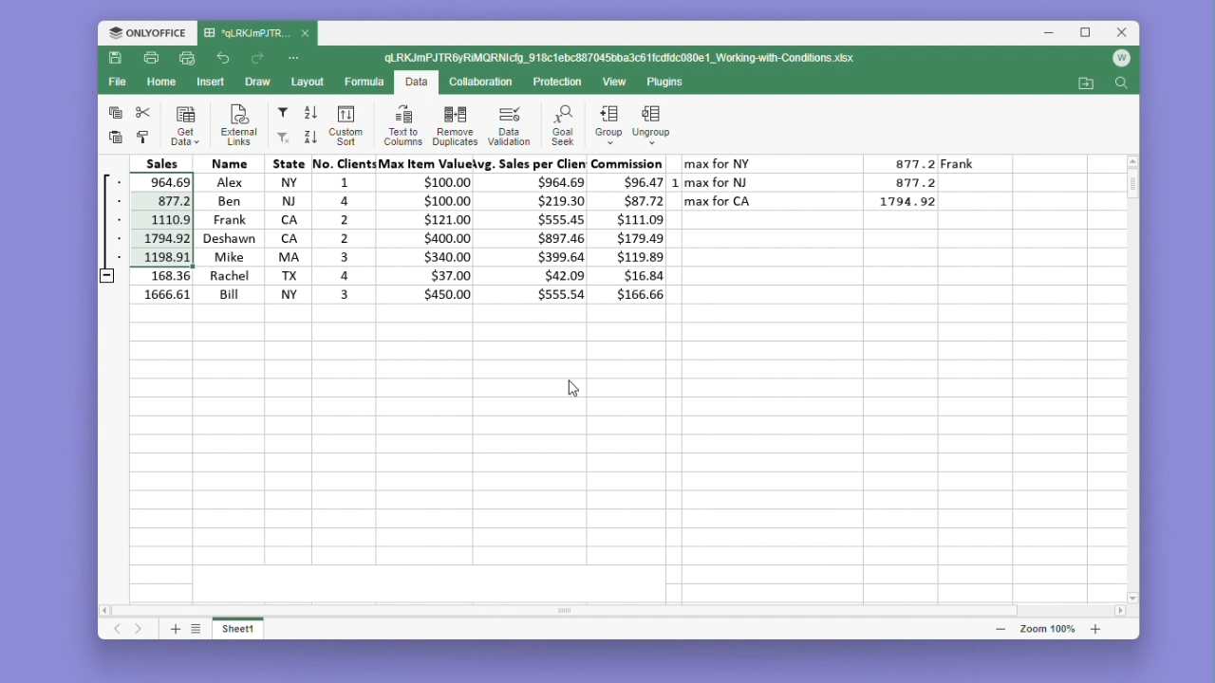  I want to click on Headers, so click(383, 163).